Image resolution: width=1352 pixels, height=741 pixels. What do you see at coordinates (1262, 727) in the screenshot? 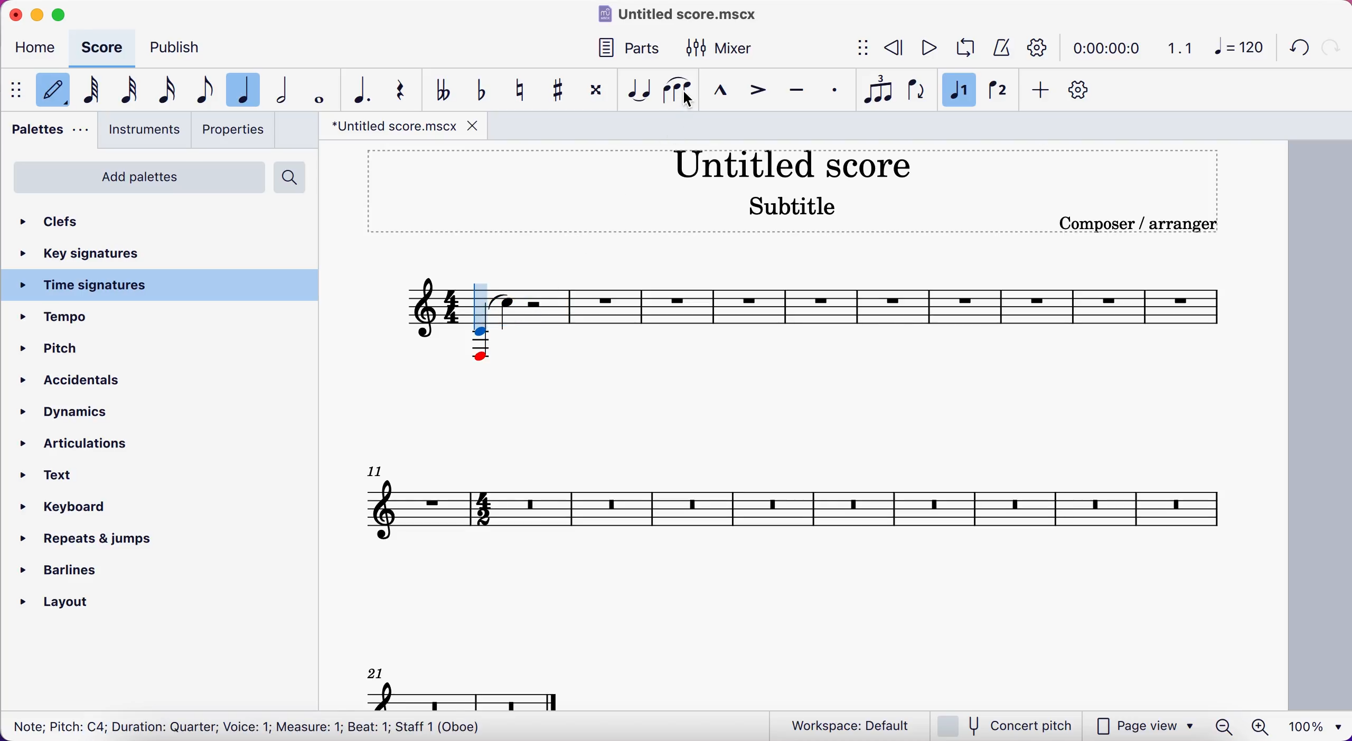
I see `zoom in` at bounding box center [1262, 727].